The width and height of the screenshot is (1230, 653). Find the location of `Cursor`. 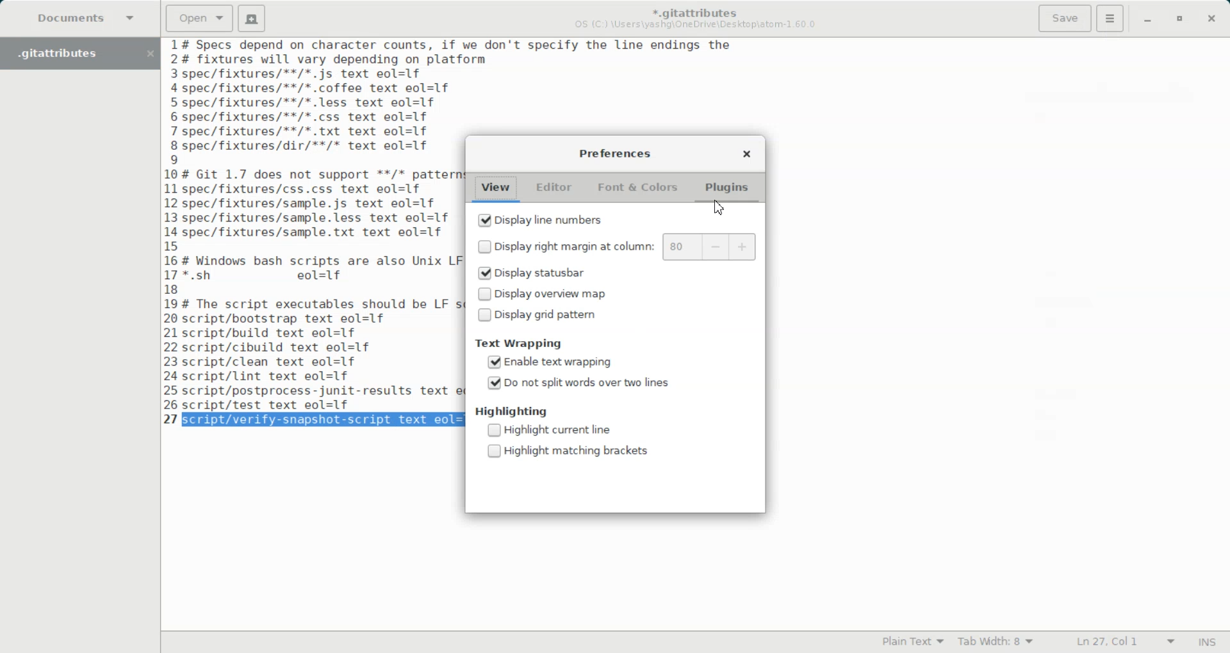

Cursor is located at coordinates (719, 207).